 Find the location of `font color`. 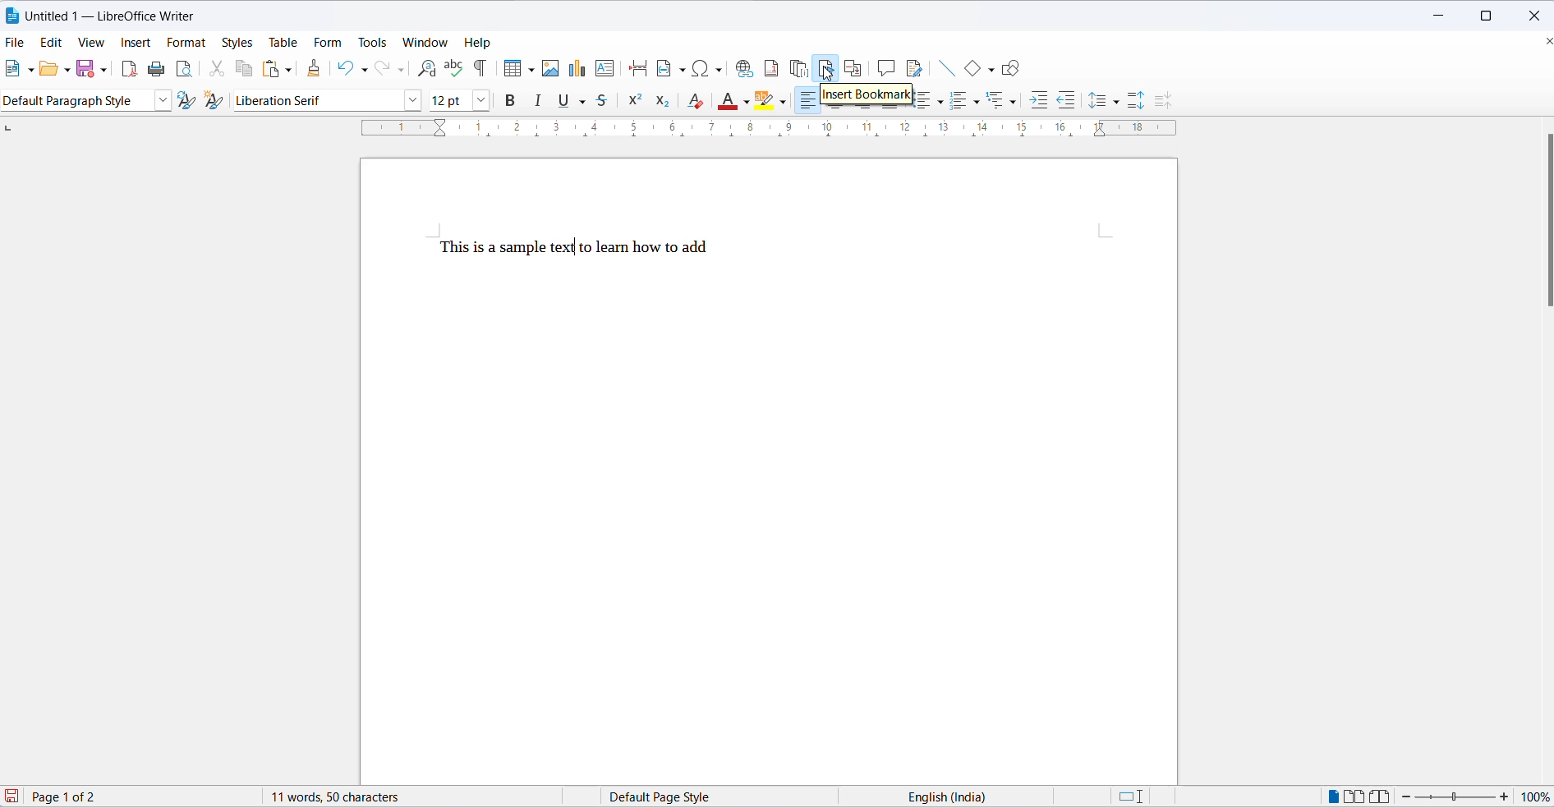

font color is located at coordinates (729, 101).